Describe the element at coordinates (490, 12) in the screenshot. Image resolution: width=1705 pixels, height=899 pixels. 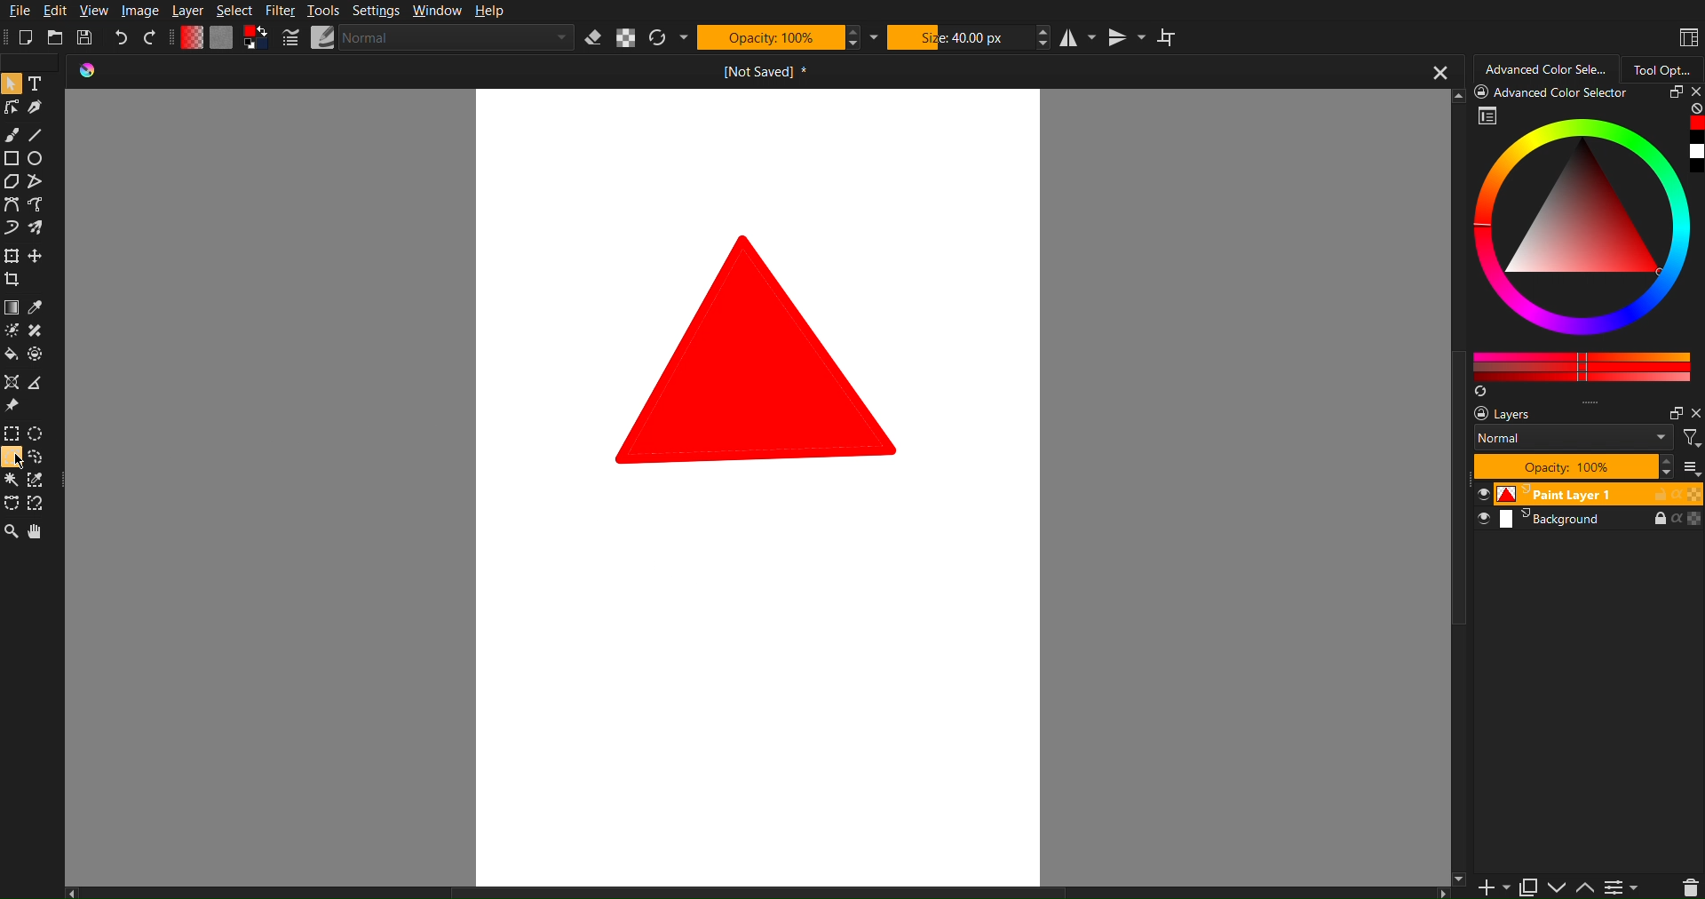
I see `Help` at that location.